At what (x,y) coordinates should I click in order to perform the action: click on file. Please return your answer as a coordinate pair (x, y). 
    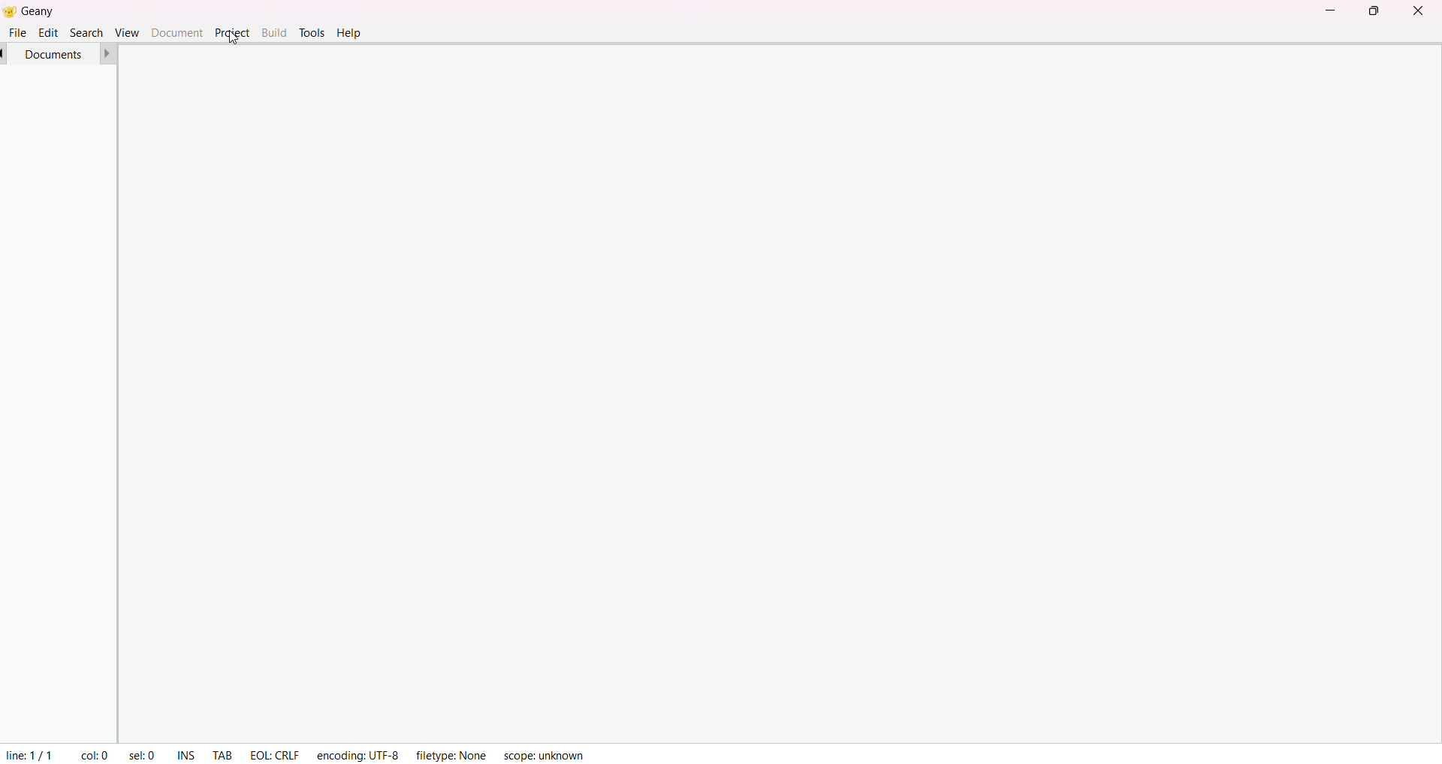
    Looking at the image, I should click on (18, 32).